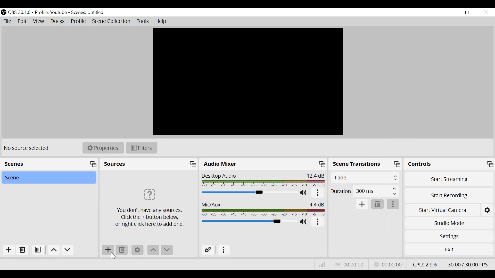 The height and width of the screenshot is (278, 495). I want to click on Add, so click(108, 250).